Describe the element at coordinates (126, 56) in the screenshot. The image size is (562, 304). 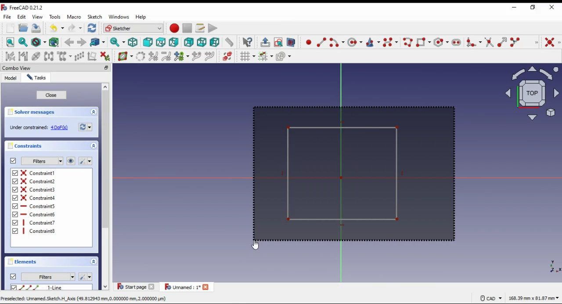
I see `shiw/hide Bspline information layer` at that location.